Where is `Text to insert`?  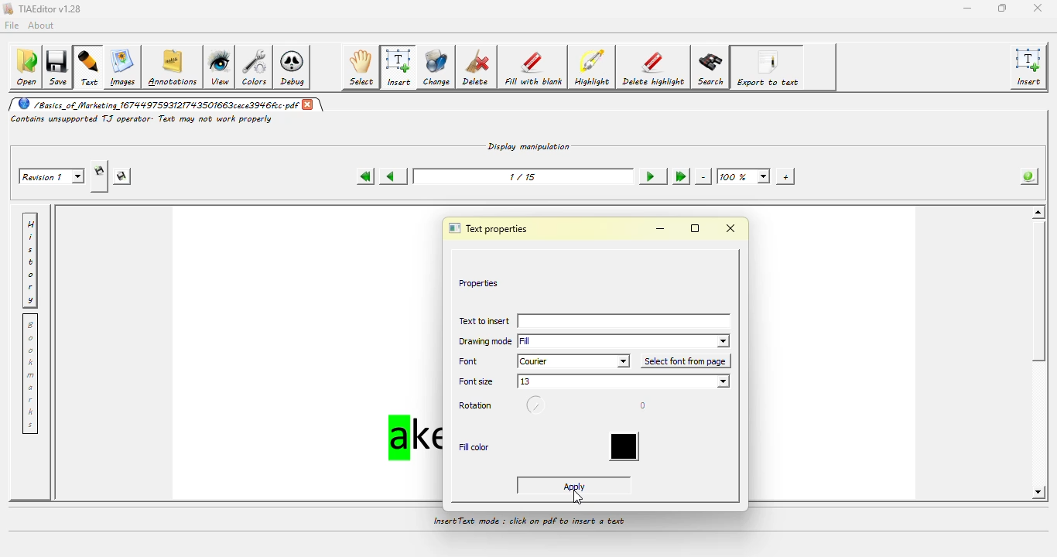
Text to insert is located at coordinates (483, 323).